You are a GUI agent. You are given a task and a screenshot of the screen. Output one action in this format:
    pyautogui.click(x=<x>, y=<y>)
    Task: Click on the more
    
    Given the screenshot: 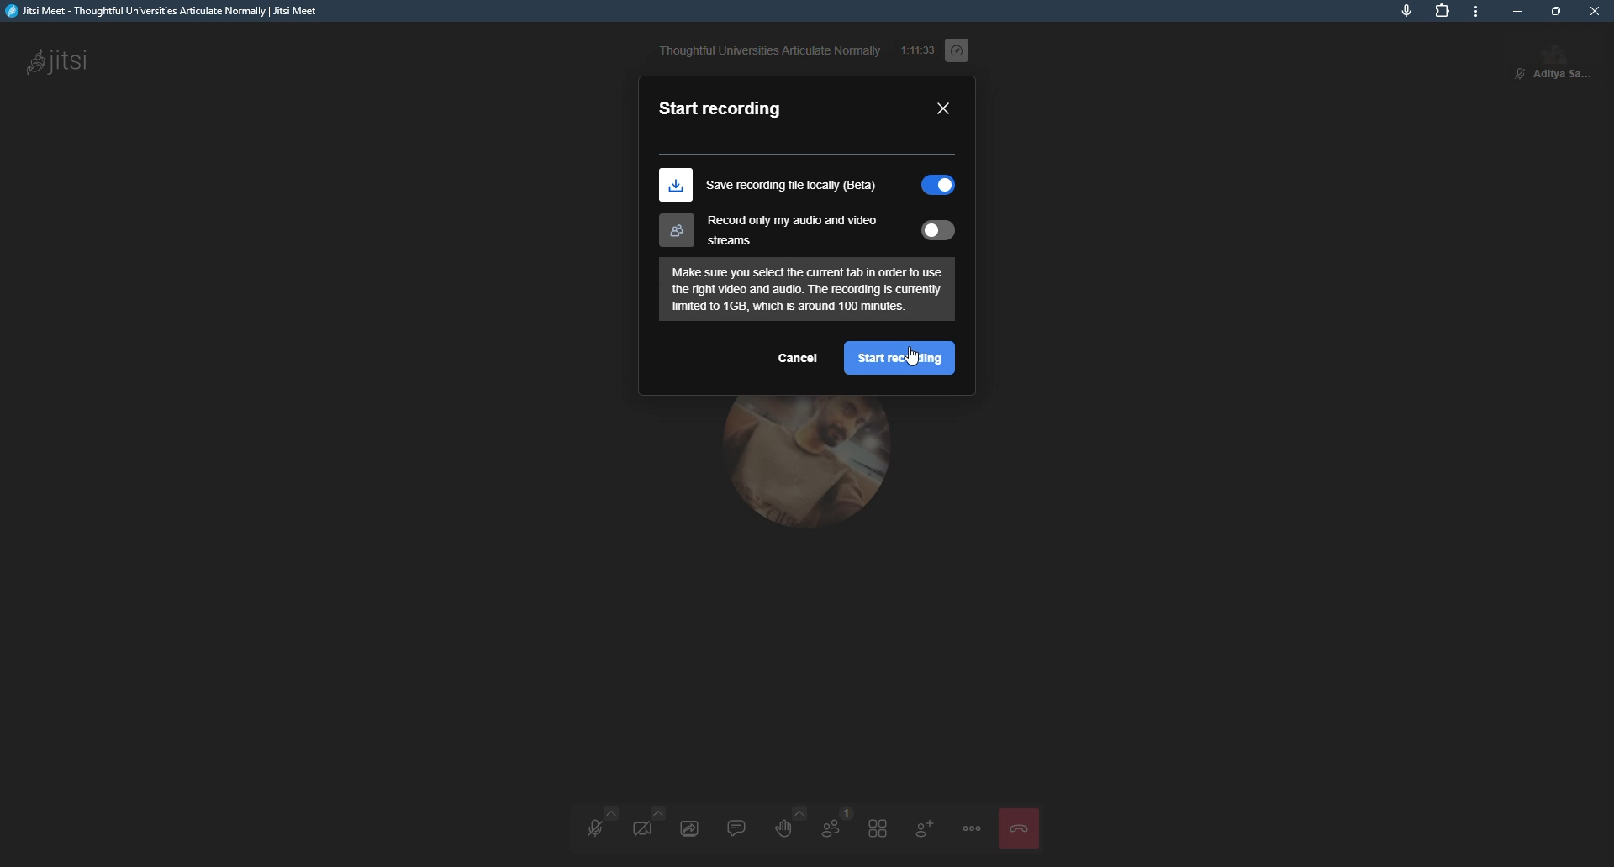 What is the action you would take?
    pyautogui.click(x=1474, y=14)
    